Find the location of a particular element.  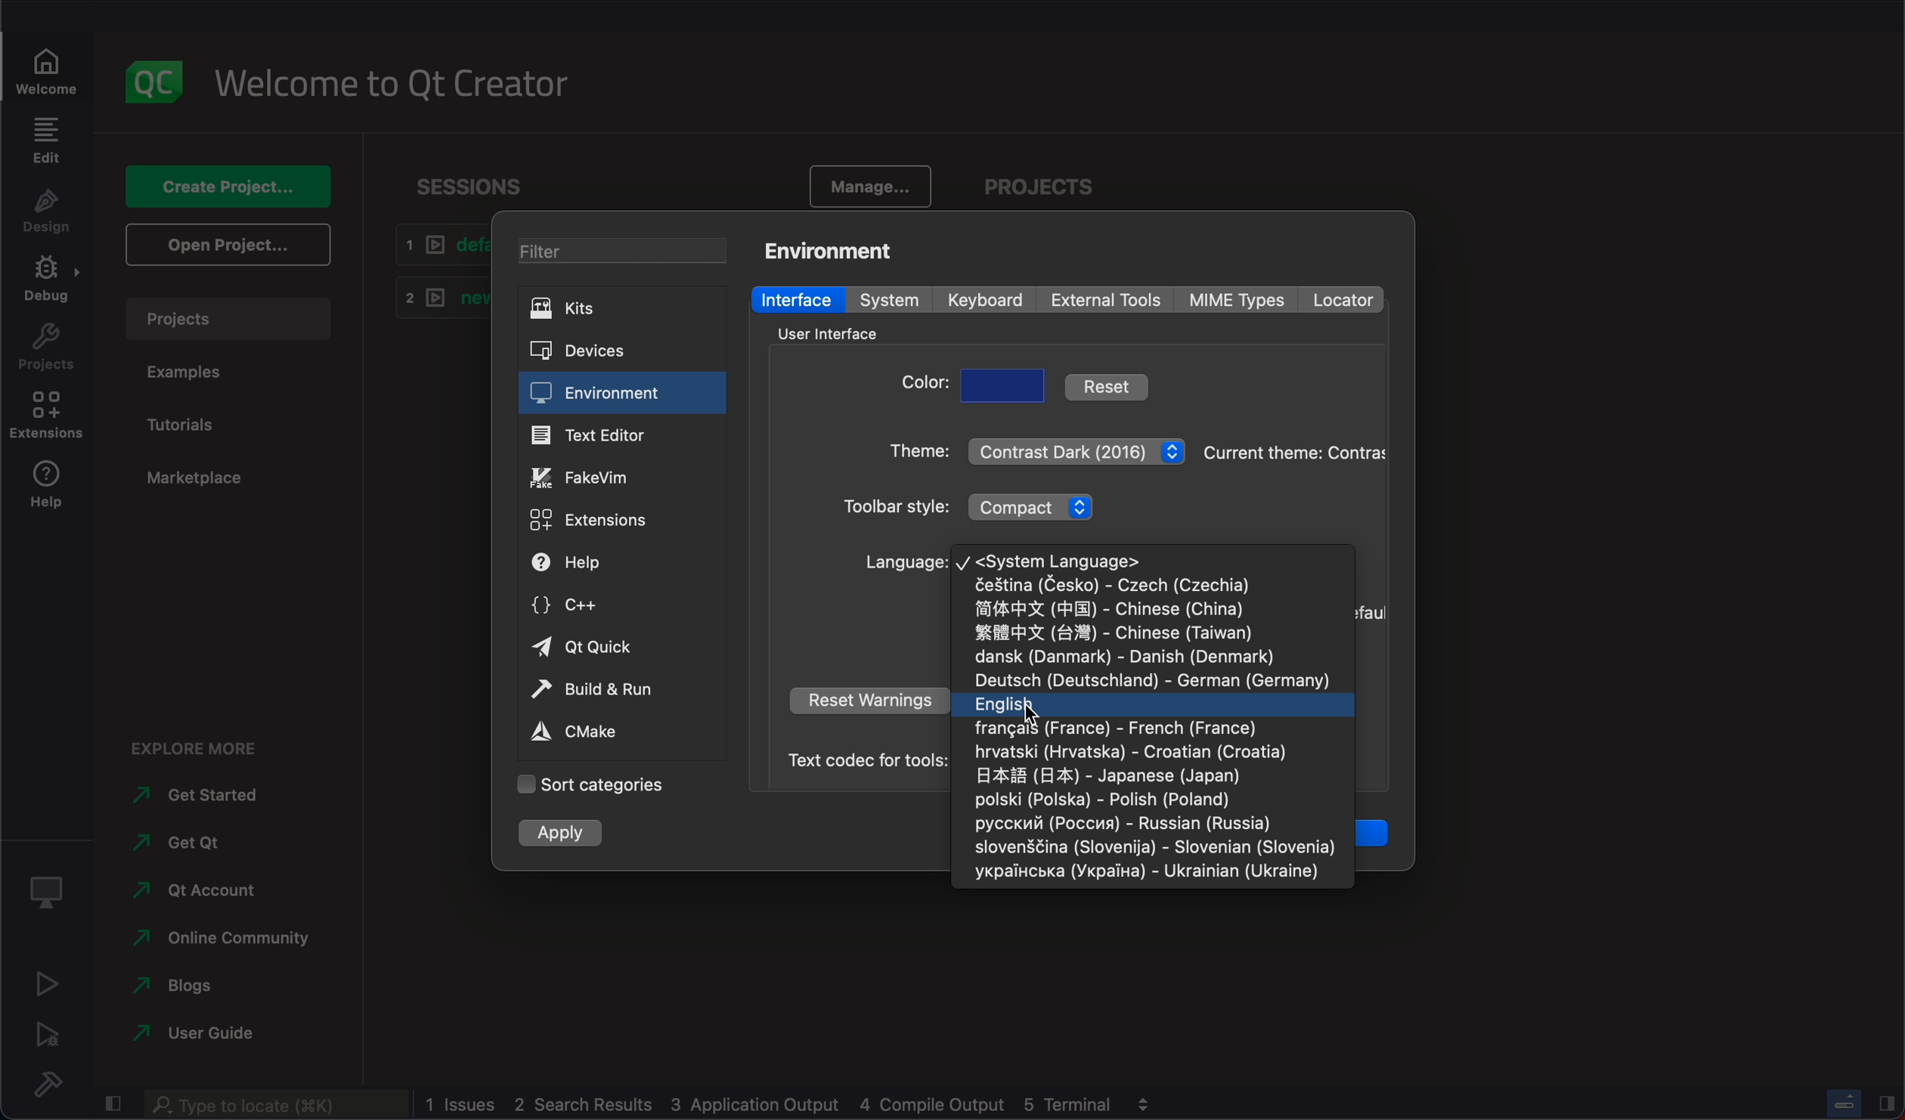

Czechia is located at coordinates (1138, 588).